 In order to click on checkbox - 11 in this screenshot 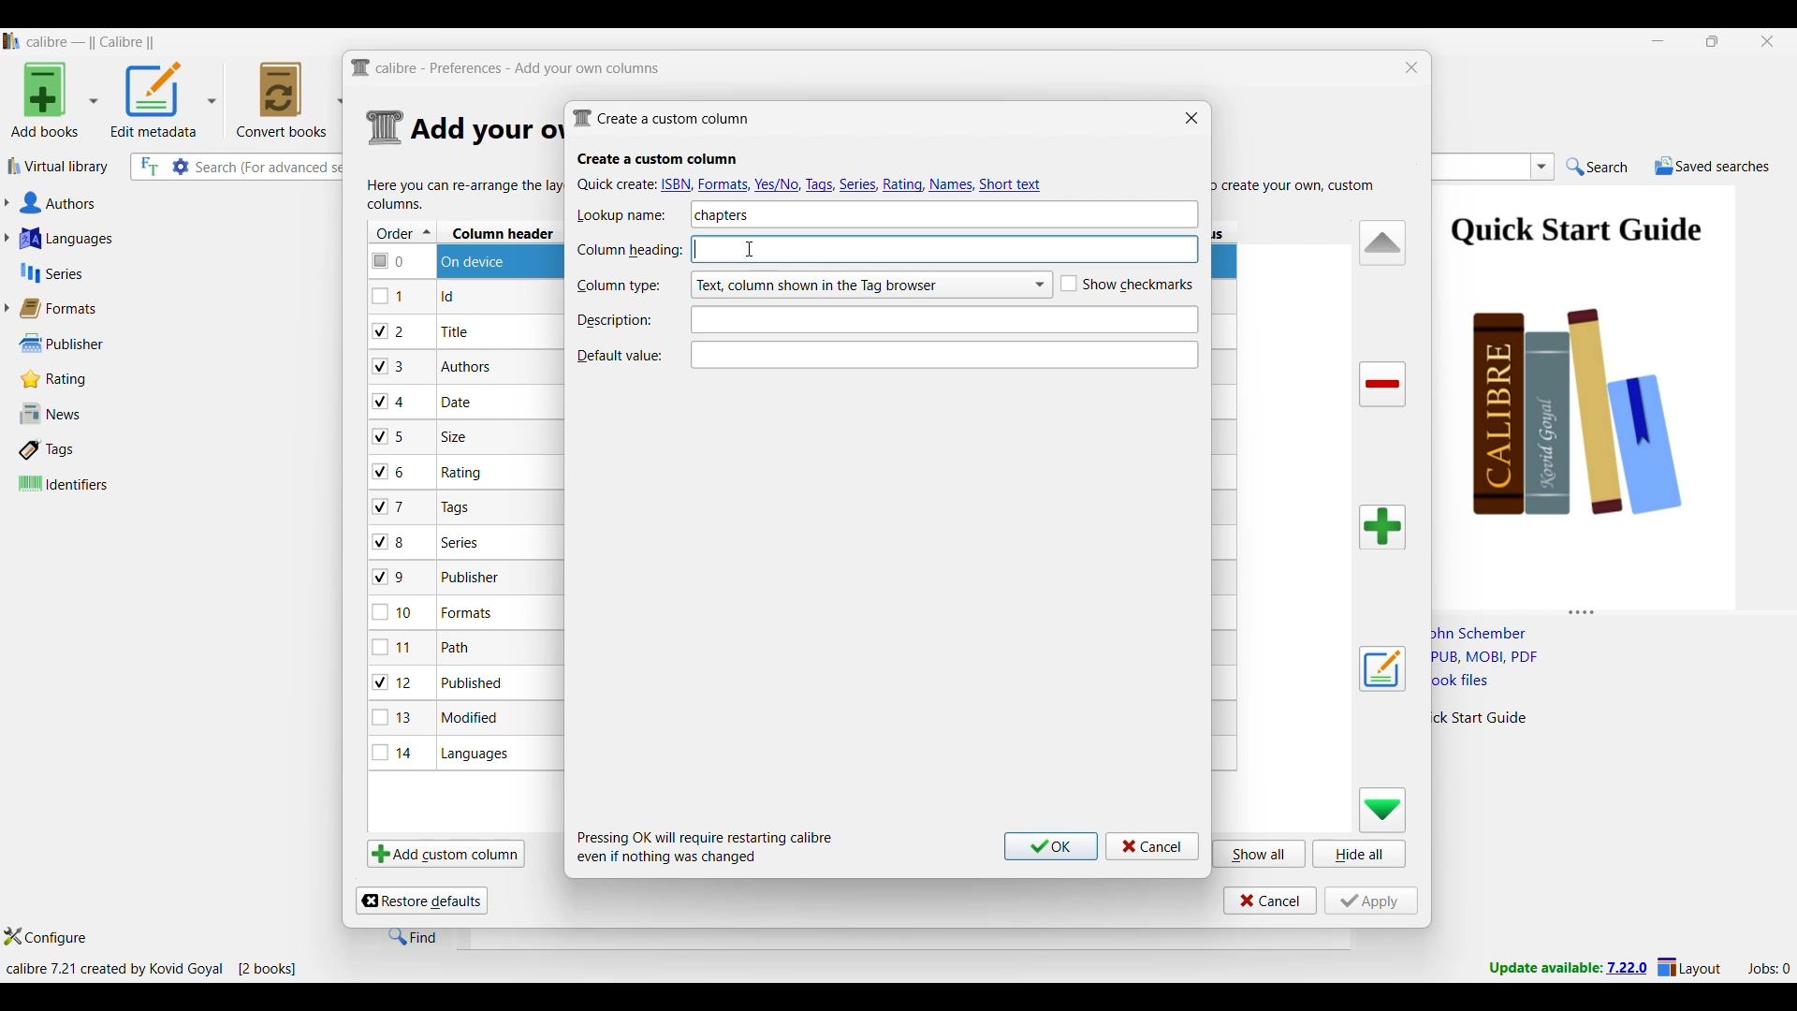, I will do `click(395, 647)`.